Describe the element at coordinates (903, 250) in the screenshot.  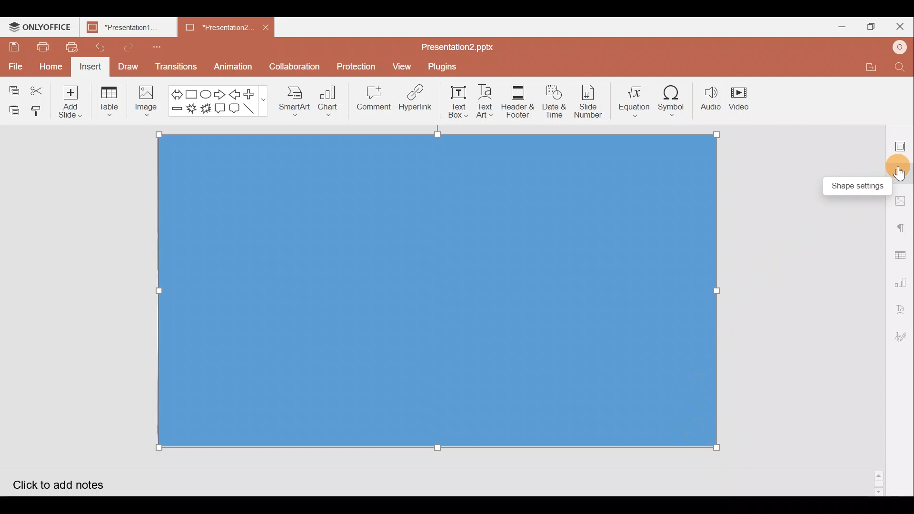
I see `Table settings` at that location.